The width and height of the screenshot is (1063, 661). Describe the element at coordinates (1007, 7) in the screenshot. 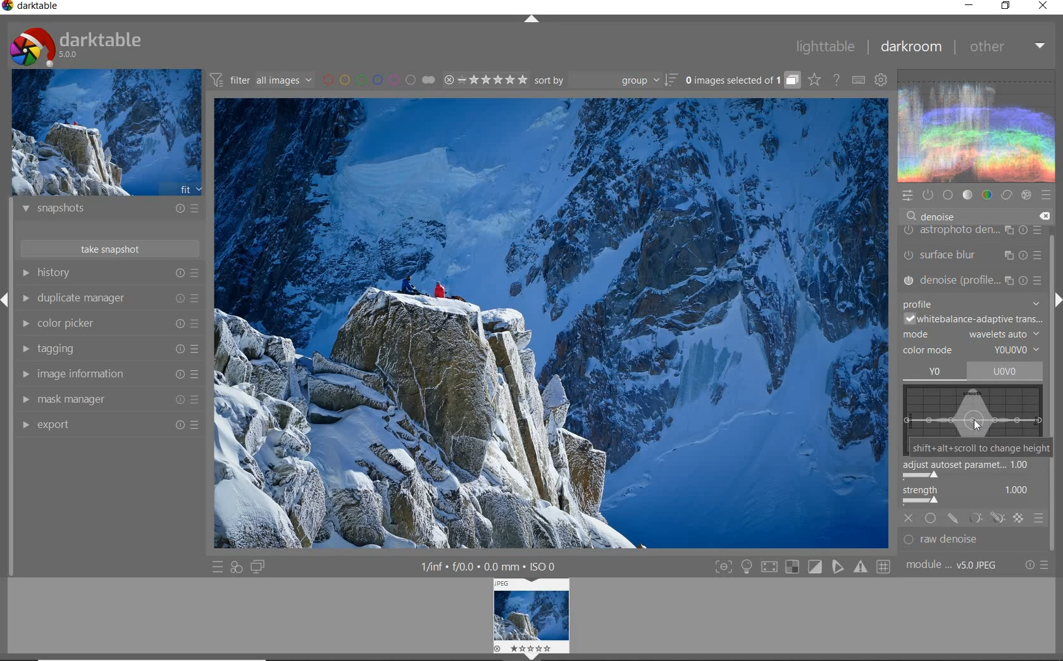

I see `restore` at that location.